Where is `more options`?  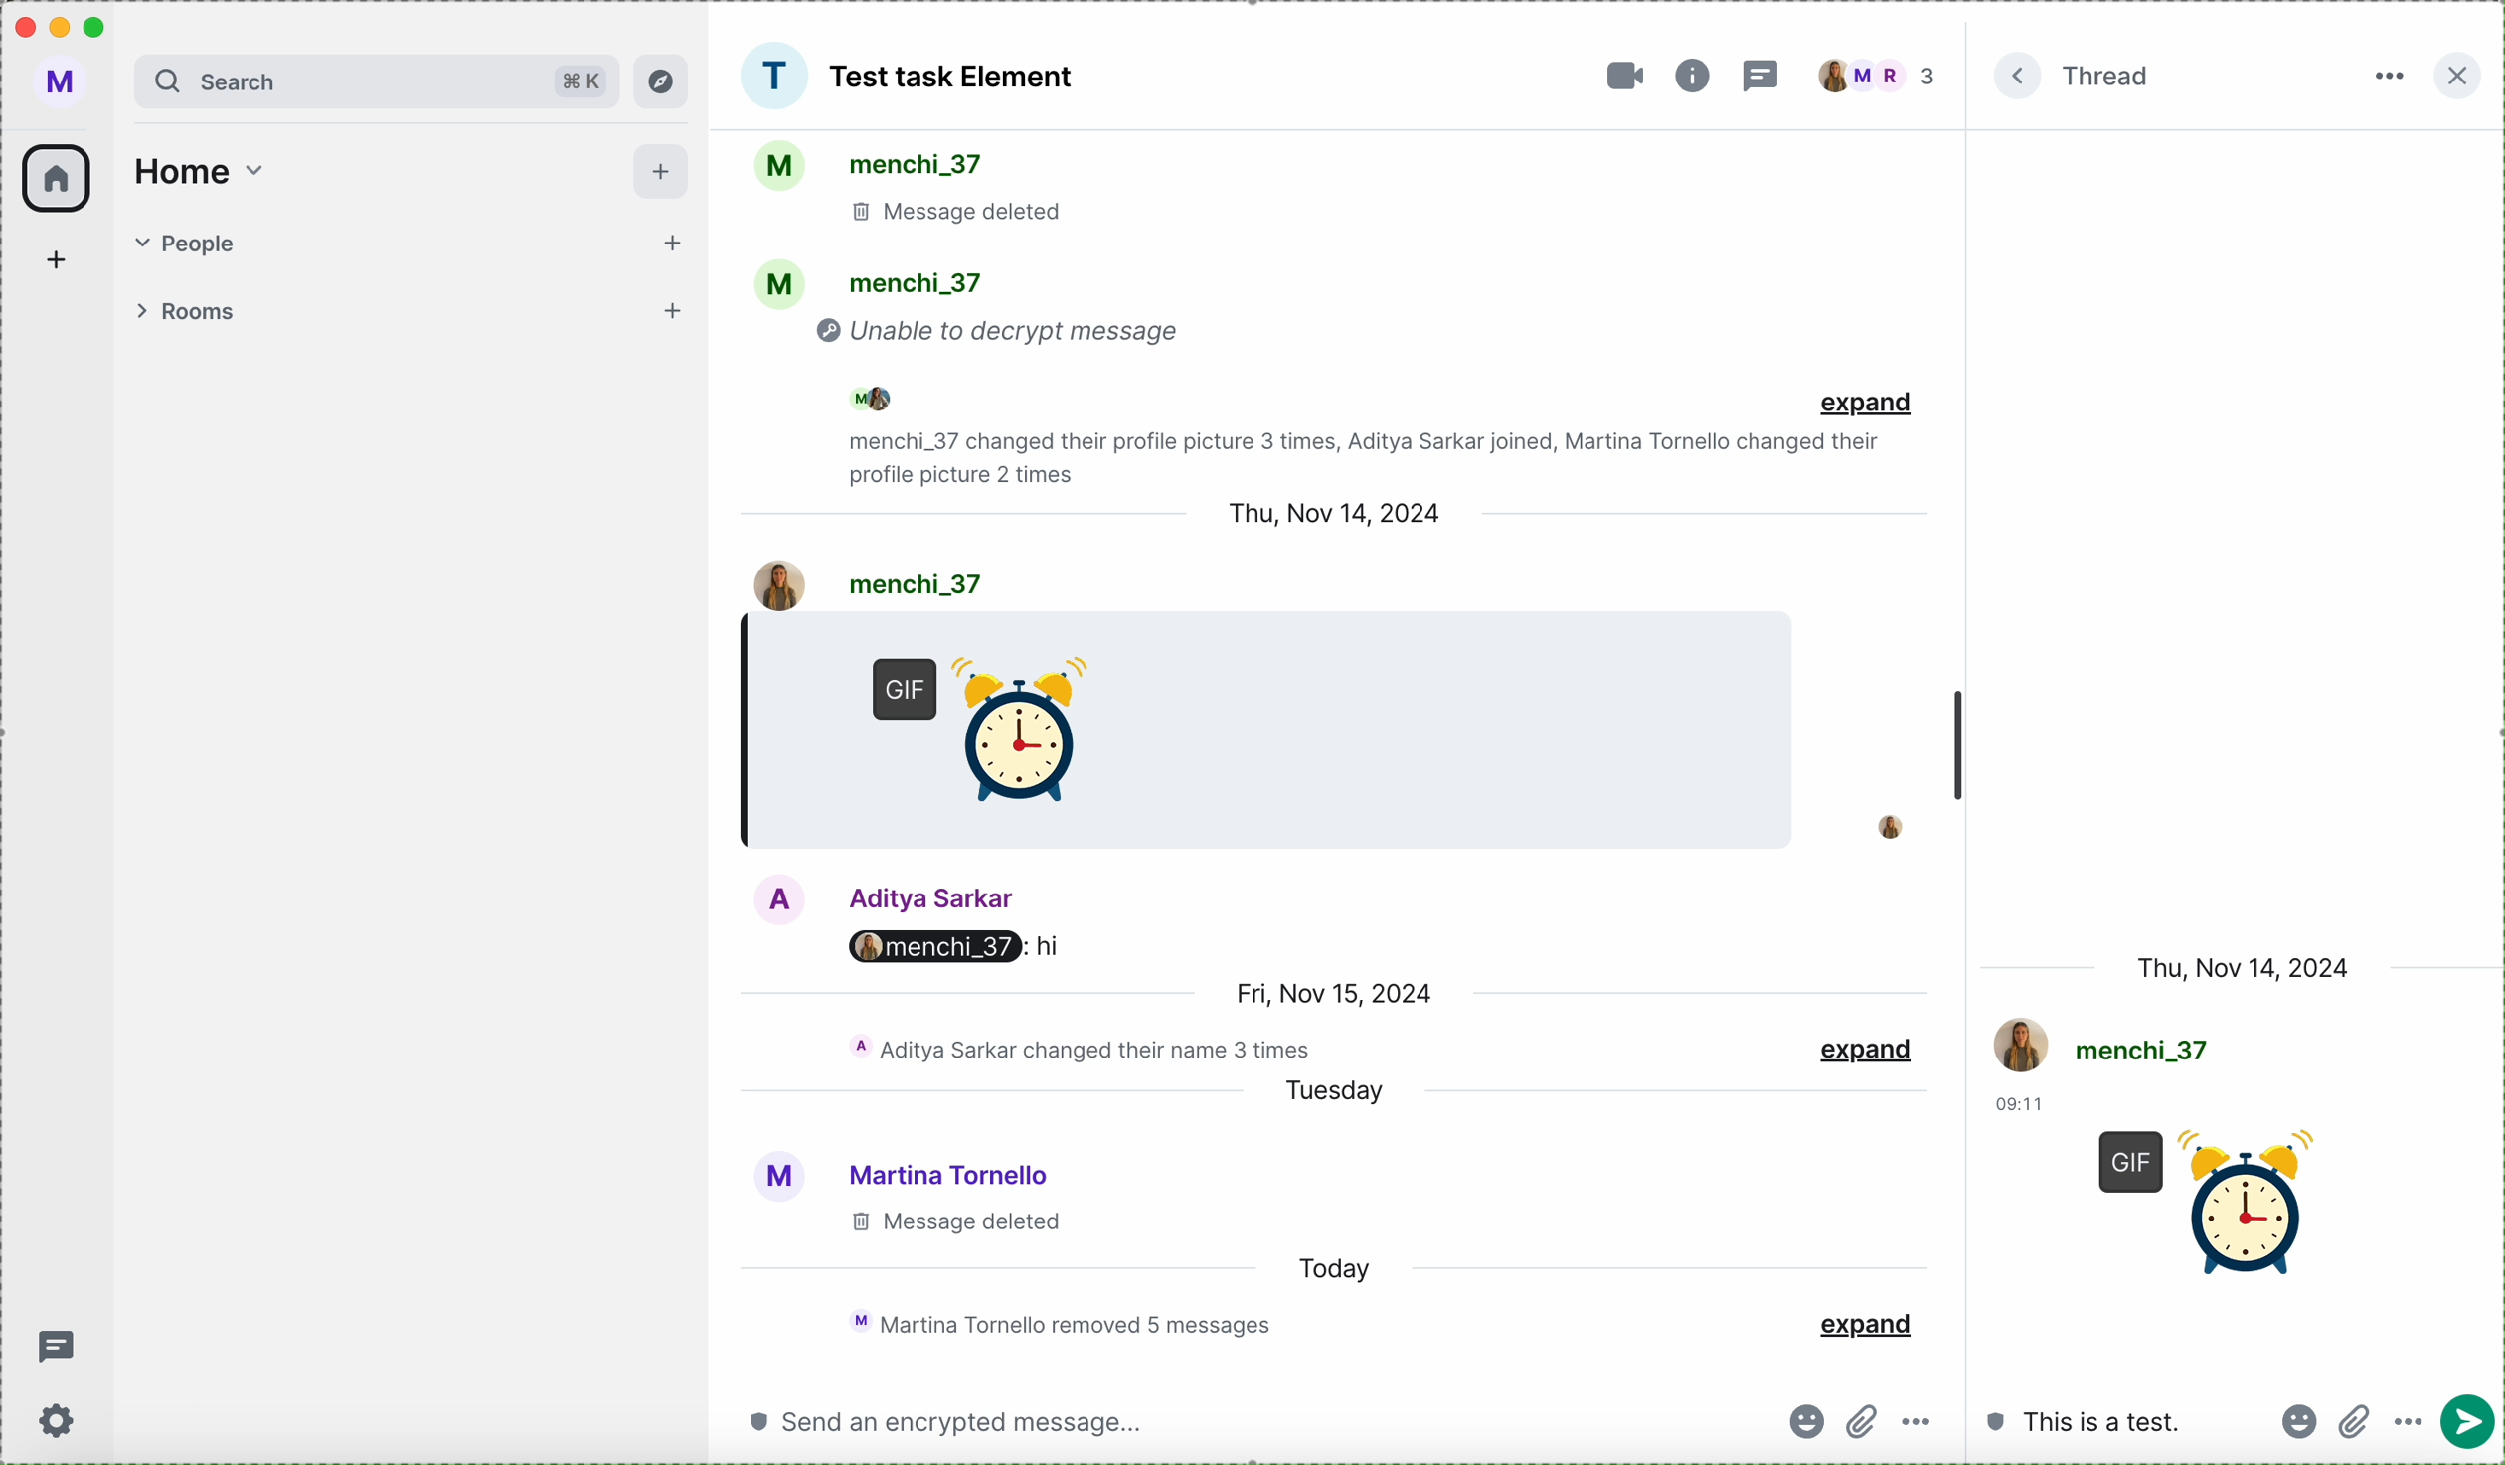
more options is located at coordinates (2386, 78).